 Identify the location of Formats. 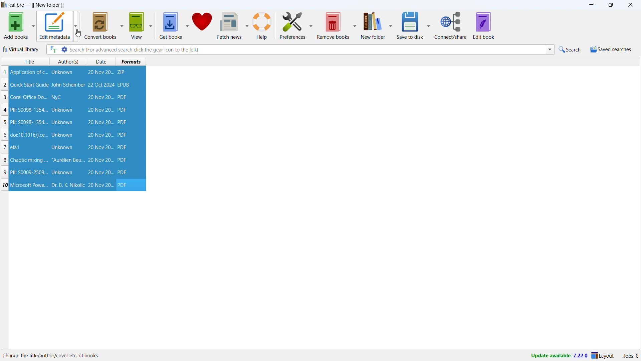
(131, 61).